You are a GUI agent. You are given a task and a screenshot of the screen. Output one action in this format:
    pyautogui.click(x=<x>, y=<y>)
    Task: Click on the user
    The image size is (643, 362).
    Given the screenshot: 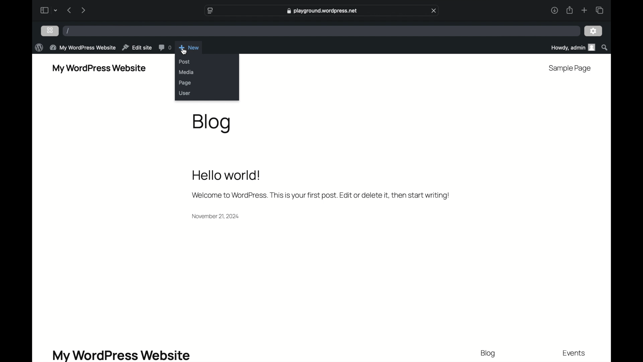 What is the action you would take?
    pyautogui.click(x=185, y=93)
    